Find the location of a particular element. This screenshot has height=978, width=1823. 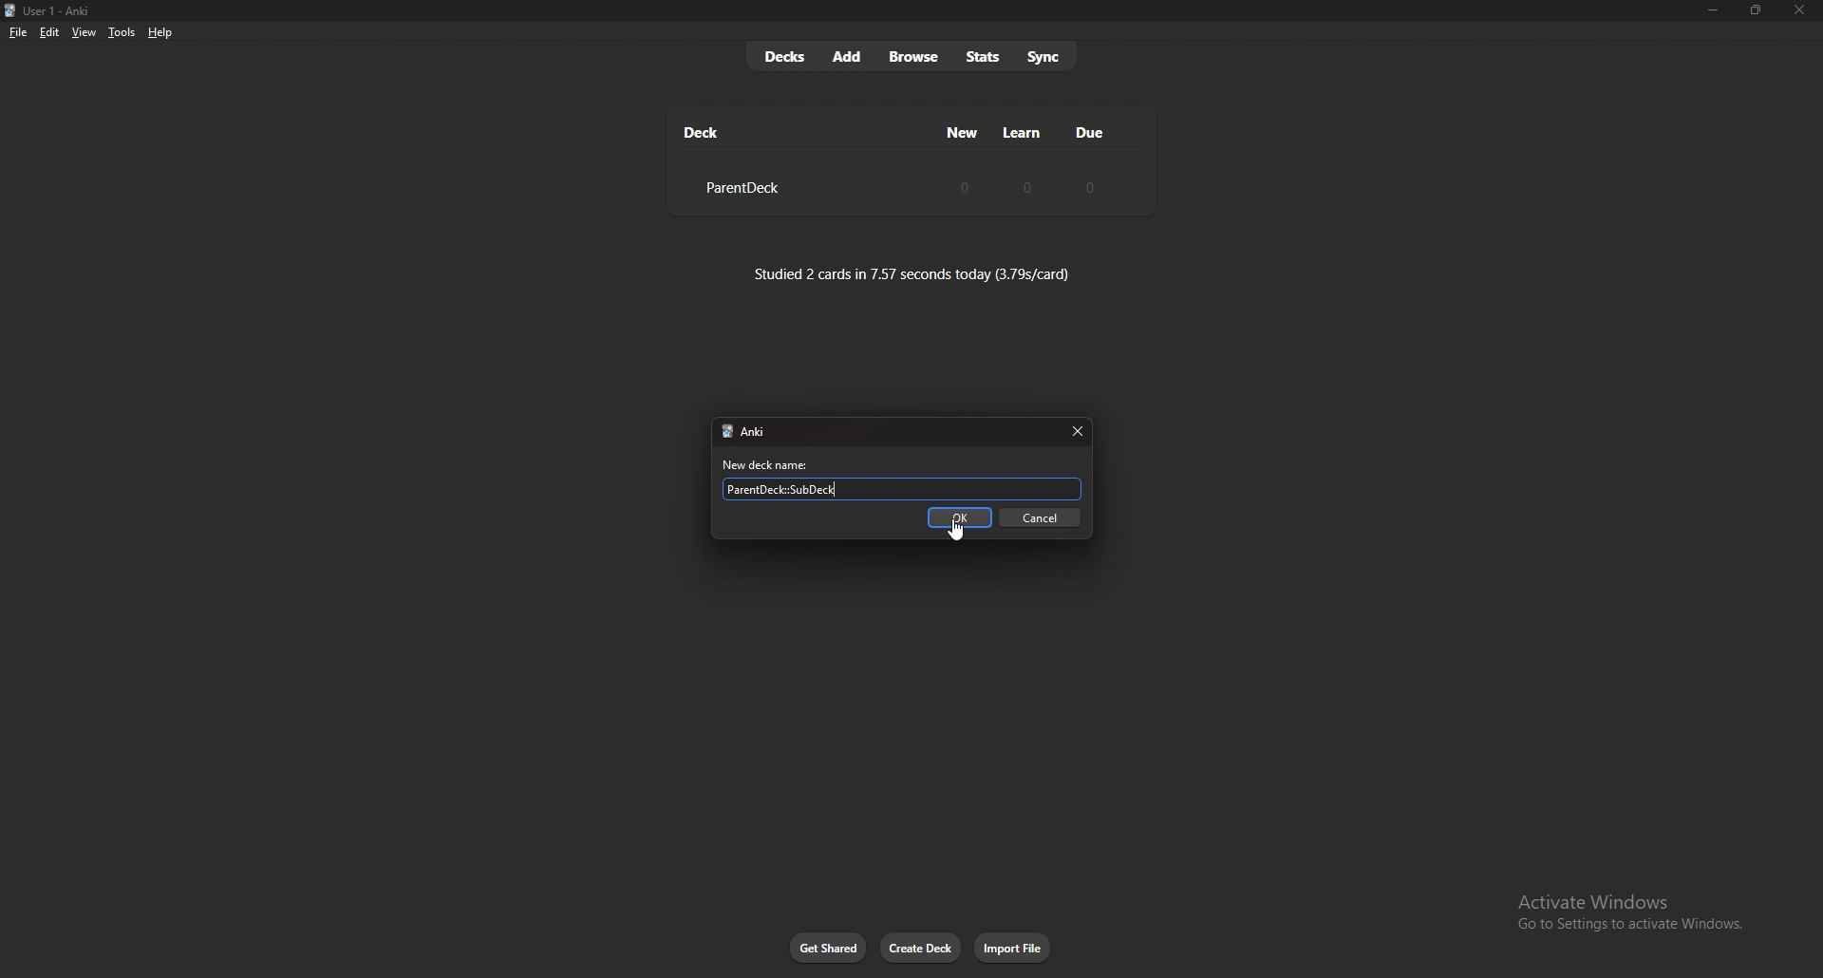

0 is located at coordinates (965, 186).